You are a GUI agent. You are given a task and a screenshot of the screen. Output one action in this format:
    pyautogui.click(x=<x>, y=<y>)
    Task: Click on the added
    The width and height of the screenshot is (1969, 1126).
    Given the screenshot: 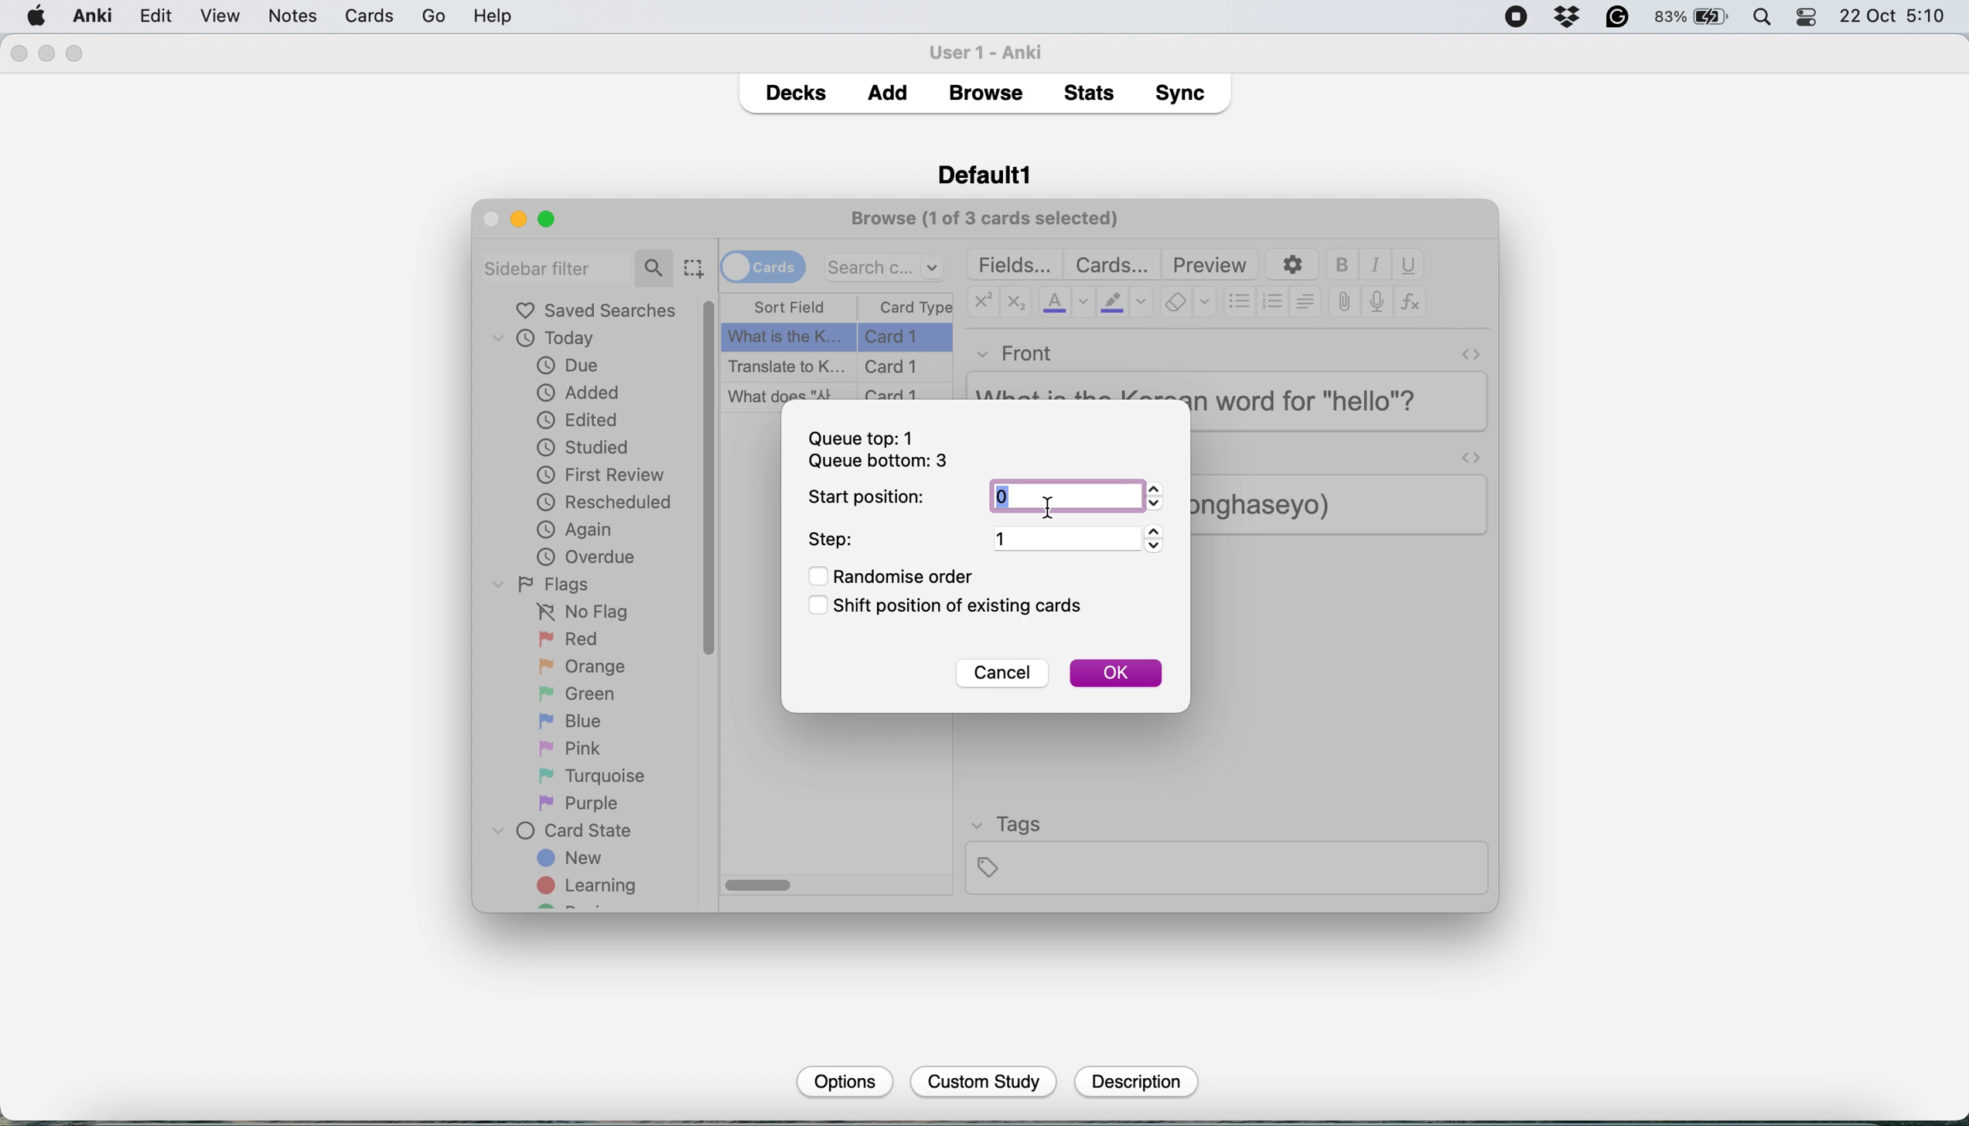 What is the action you would take?
    pyautogui.click(x=580, y=391)
    